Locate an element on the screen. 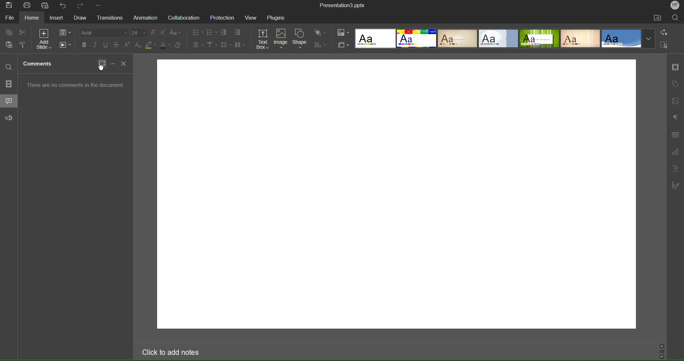  Quick Print is located at coordinates (46, 6).